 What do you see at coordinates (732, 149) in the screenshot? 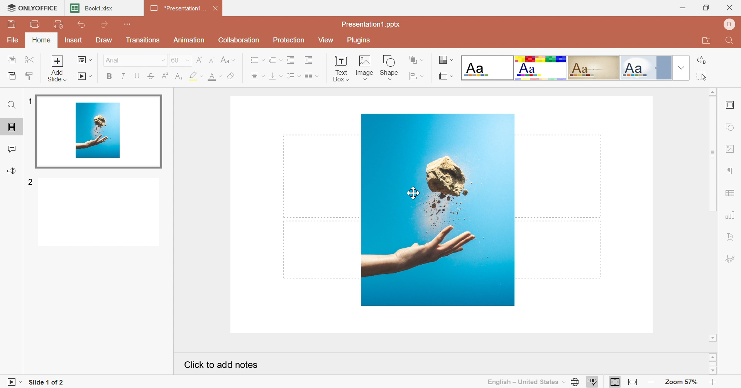
I see `image settings` at bounding box center [732, 149].